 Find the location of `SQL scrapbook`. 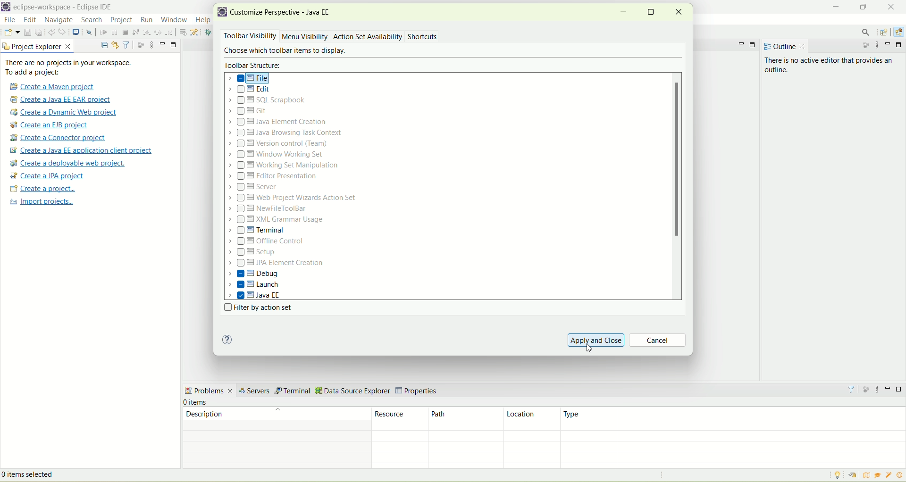

SQL scrapbook is located at coordinates (271, 100).